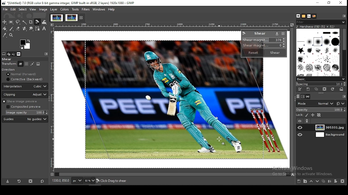  What do you see at coordinates (328, 135) in the screenshot?
I see `layer 2` at bounding box center [328, 135].